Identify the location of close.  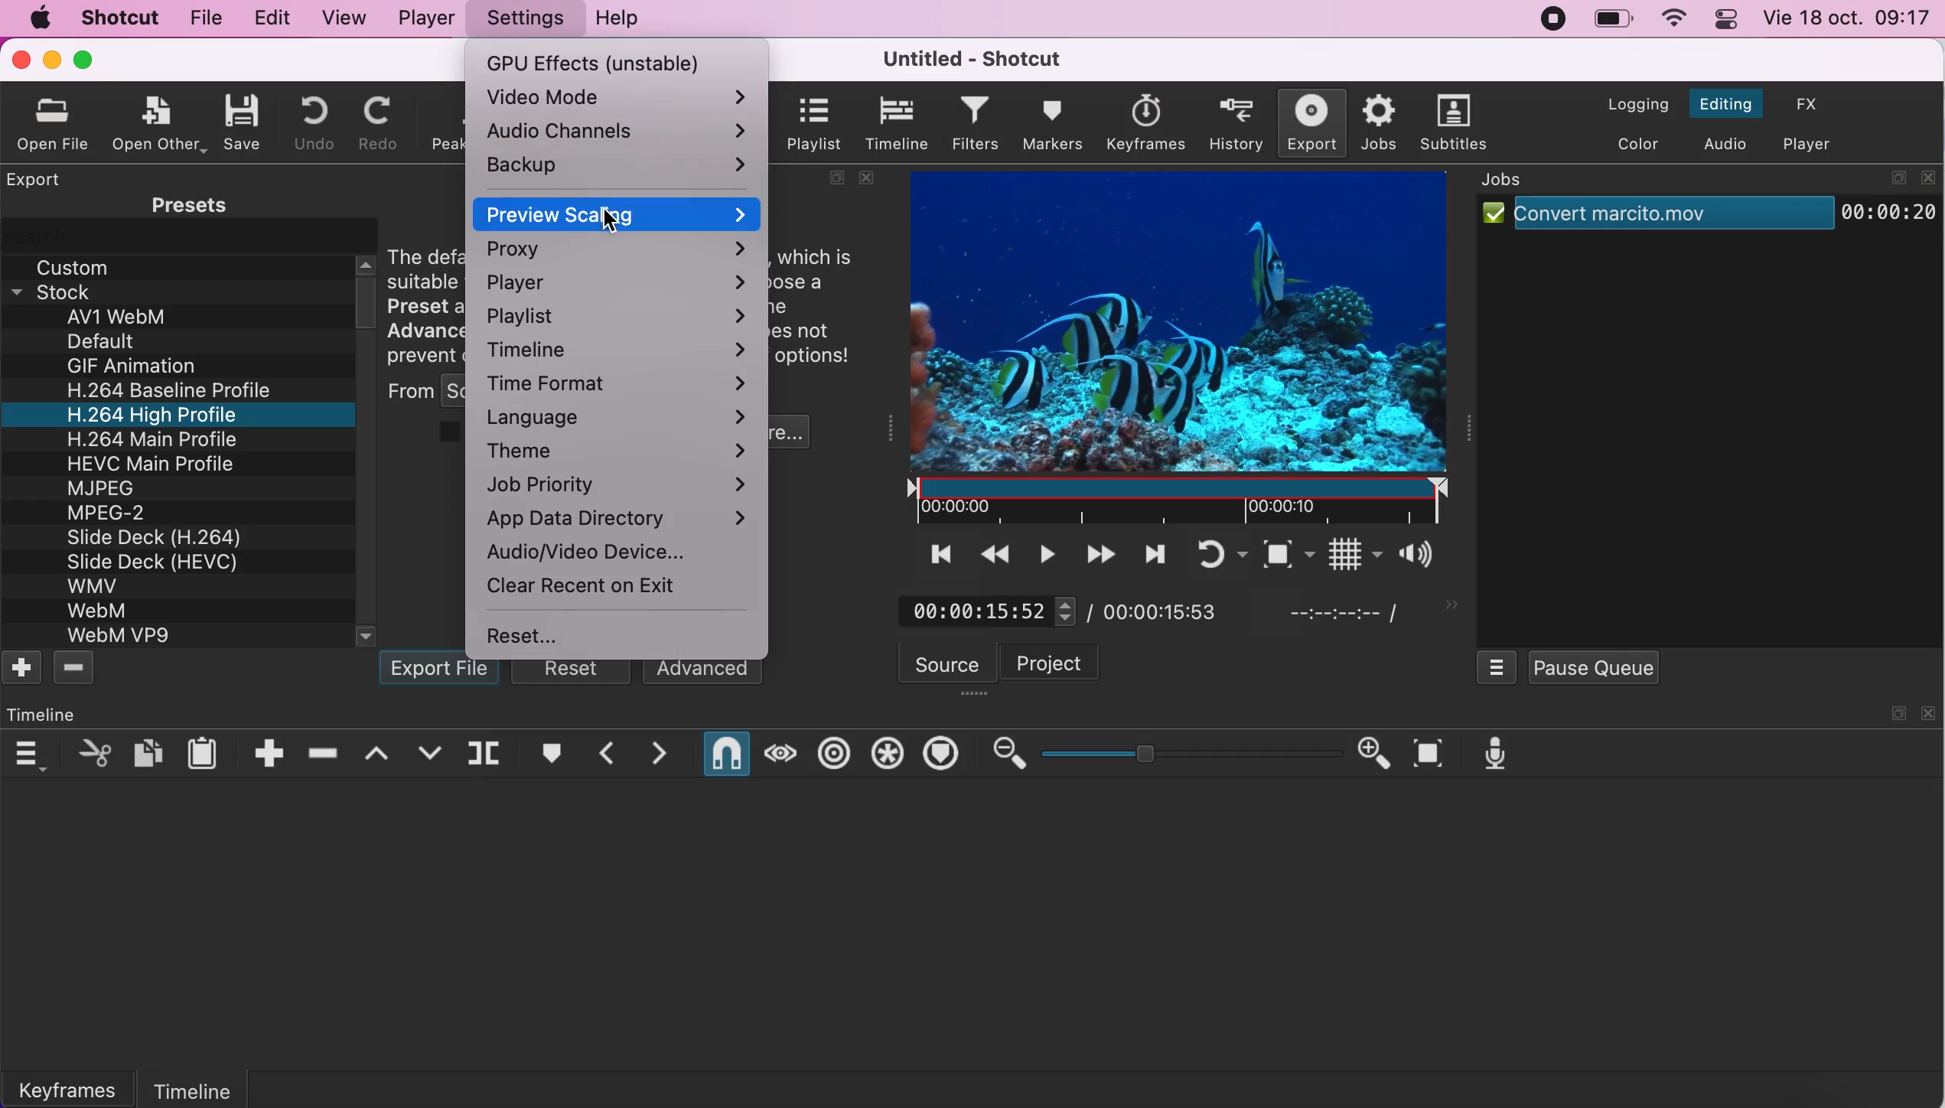
(1928, 178).